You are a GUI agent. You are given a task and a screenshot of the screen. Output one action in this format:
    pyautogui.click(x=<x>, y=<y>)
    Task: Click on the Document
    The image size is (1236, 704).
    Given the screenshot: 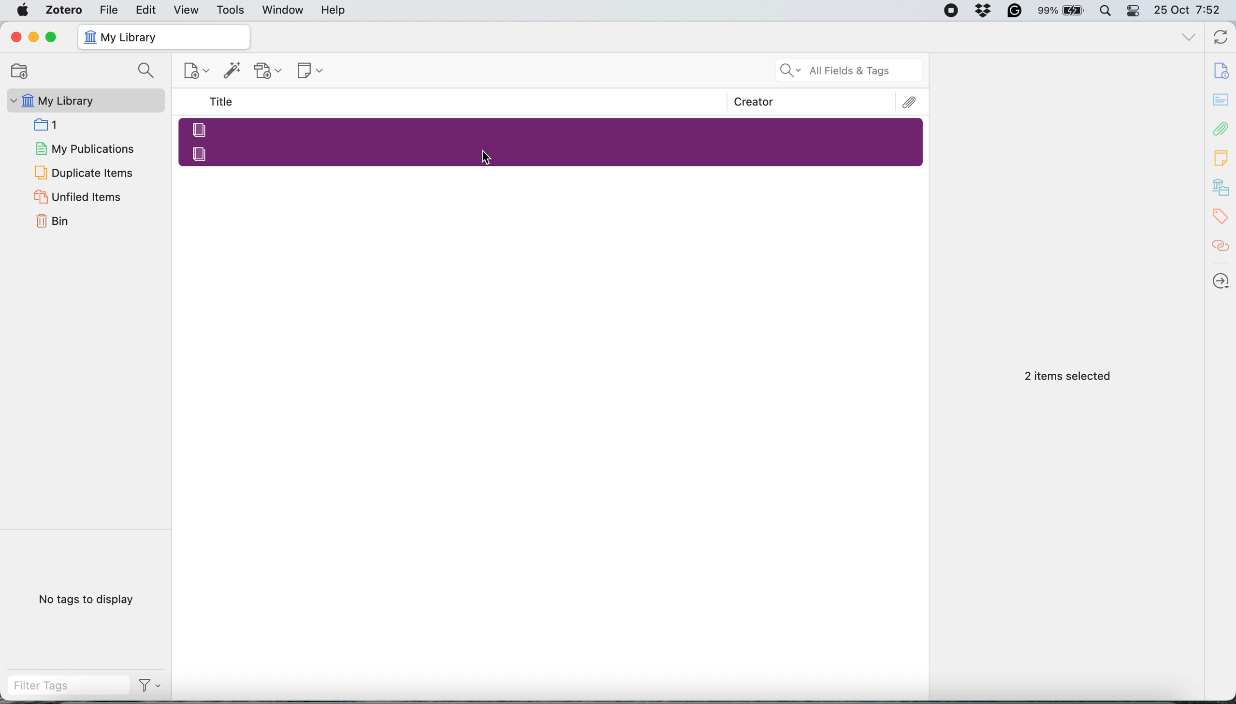 What is the action you would take?
    pyautogui.click(x=1222, y=71)
    